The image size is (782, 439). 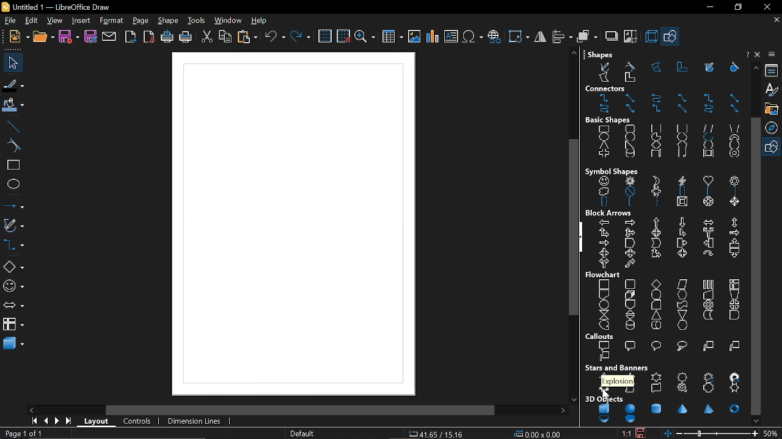 I want to click on Basic shapes, so click(x=671, y=38).